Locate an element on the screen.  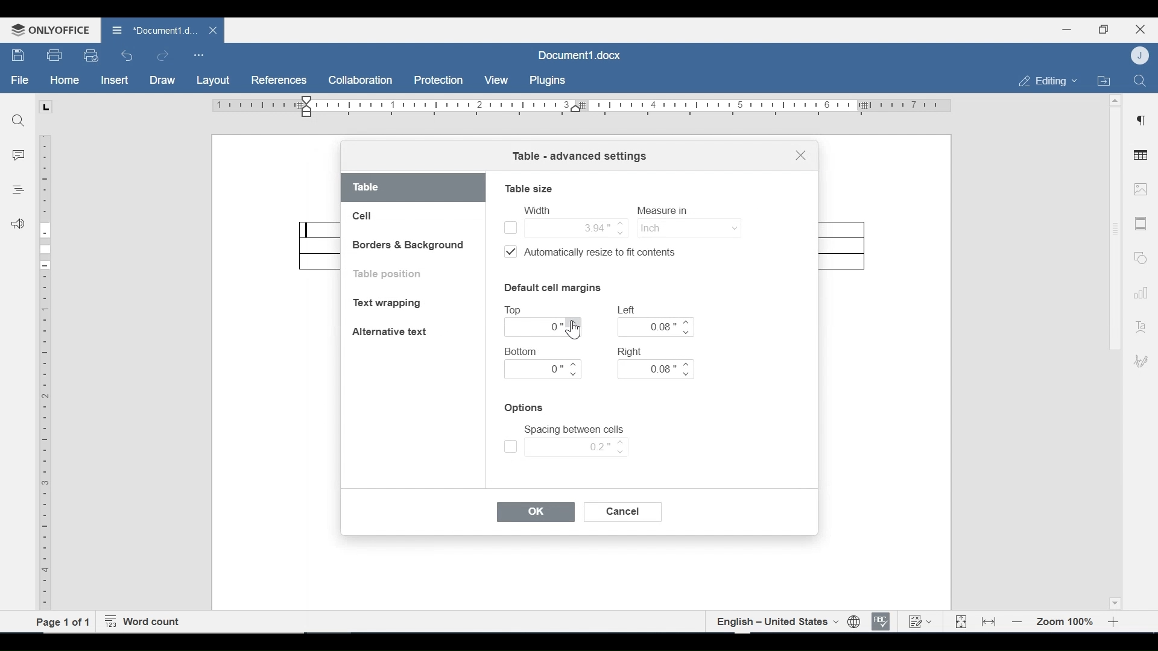
close is located at coordinates (215, 30).